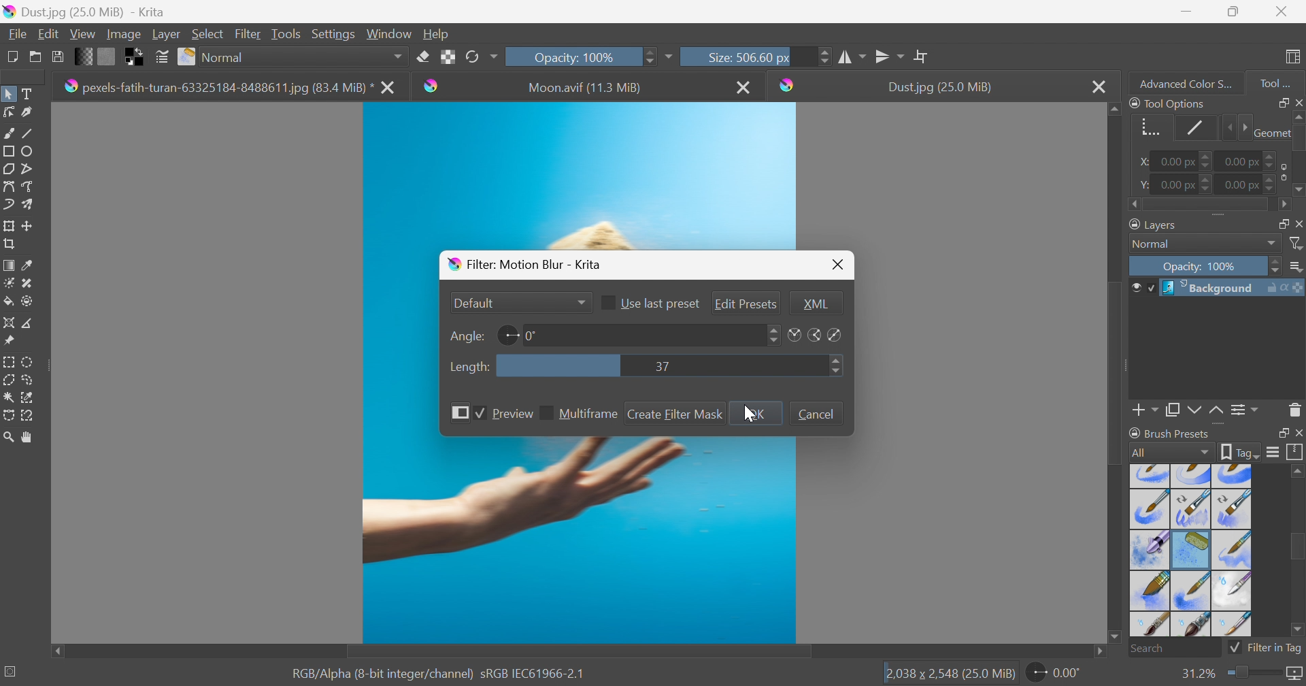 This screenshot has width=1306, height=686. I want to click on Use last preset, so click(660, 305).